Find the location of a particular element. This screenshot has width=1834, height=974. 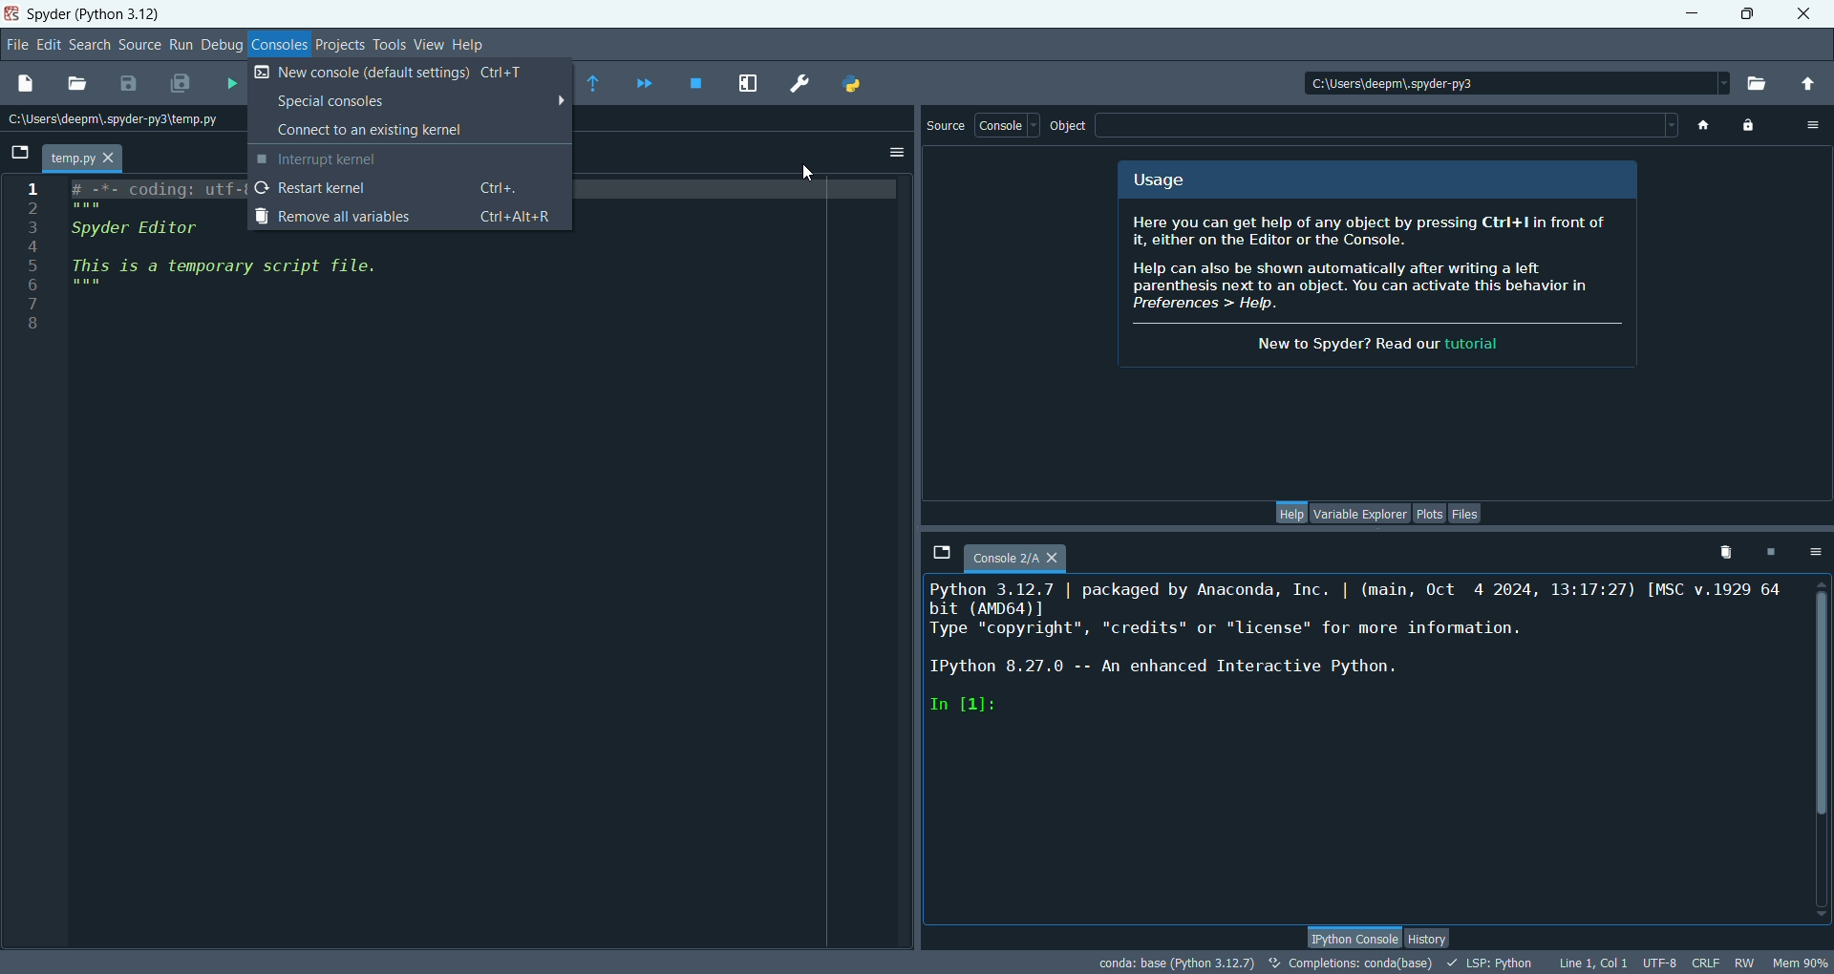

open is located at coordinates (75, 82).